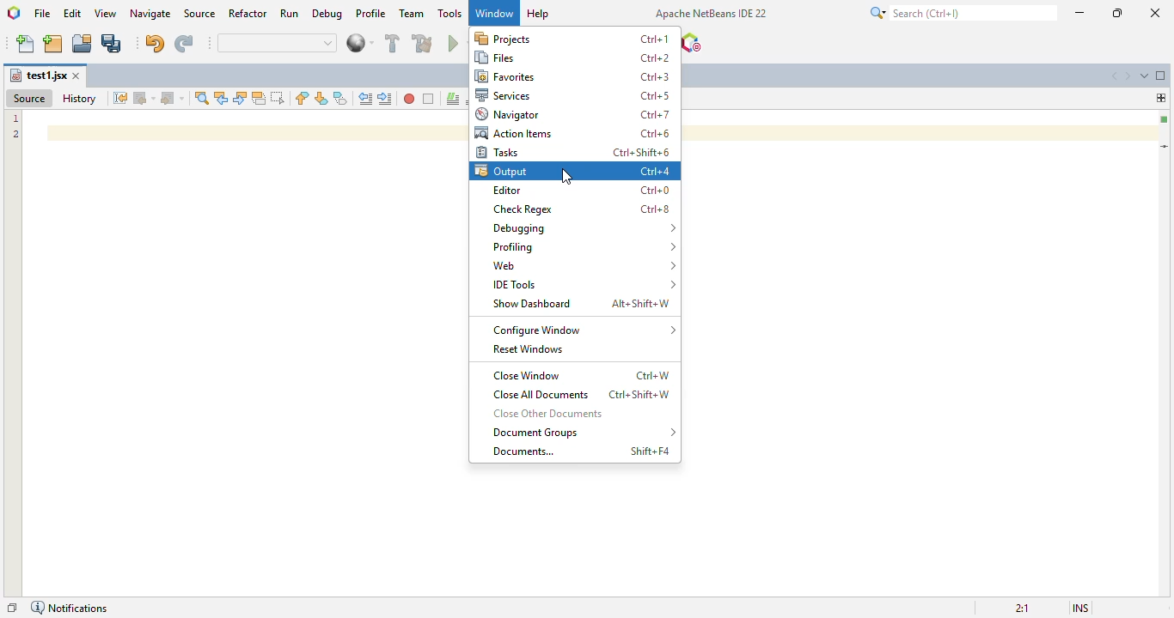 The image size is (1174, 618). I want to click on cursor, so click(566, 176).